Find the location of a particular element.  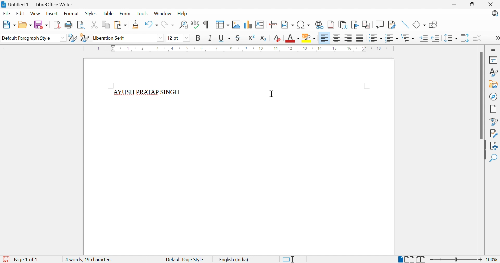

Manage Changes is located at coordinates (494, 133).